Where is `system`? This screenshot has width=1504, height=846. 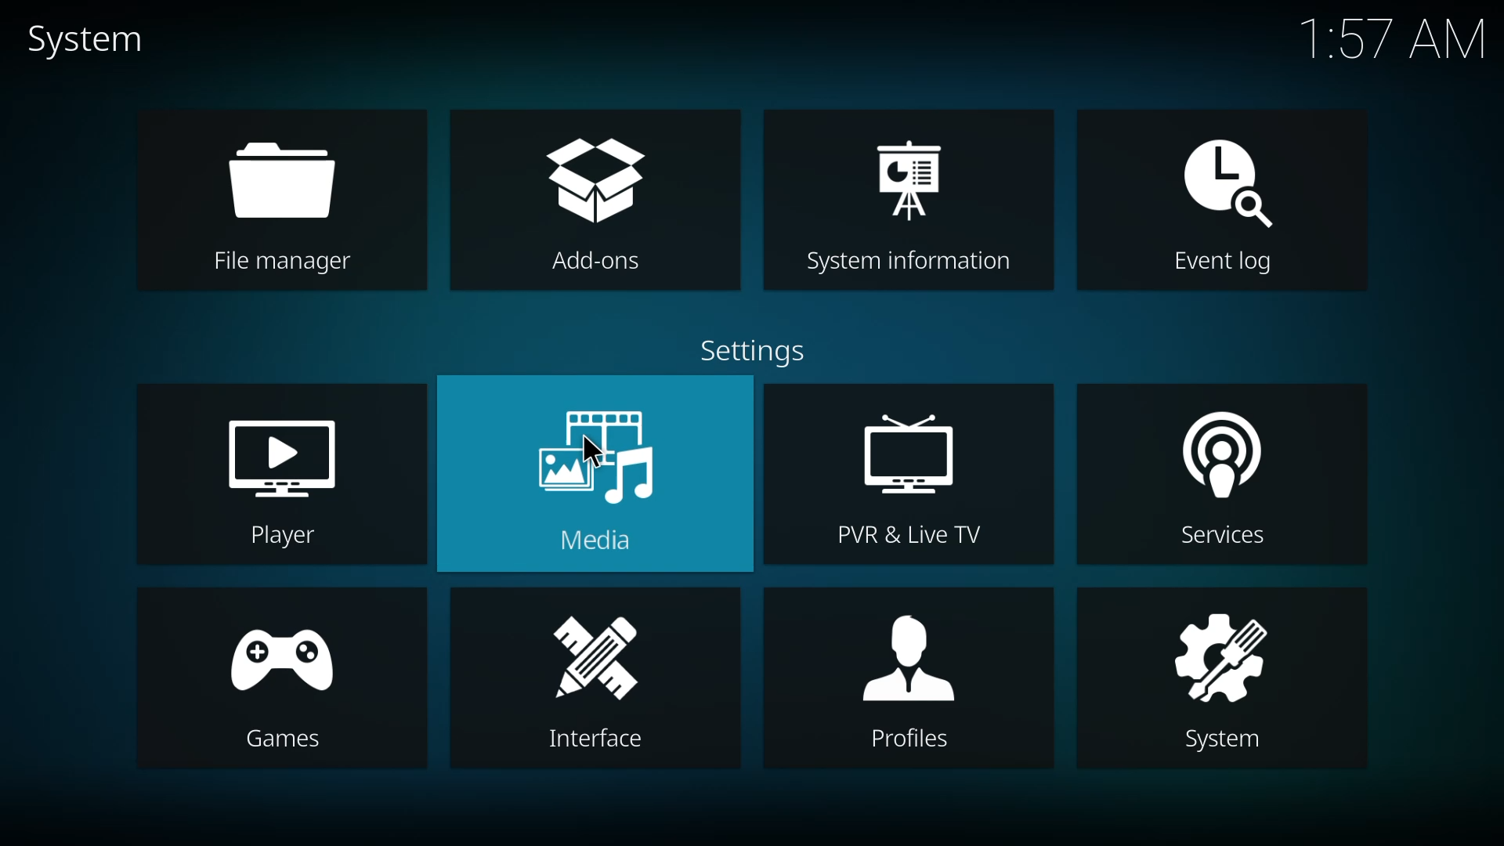
system is located at coordinates (1213, 678).